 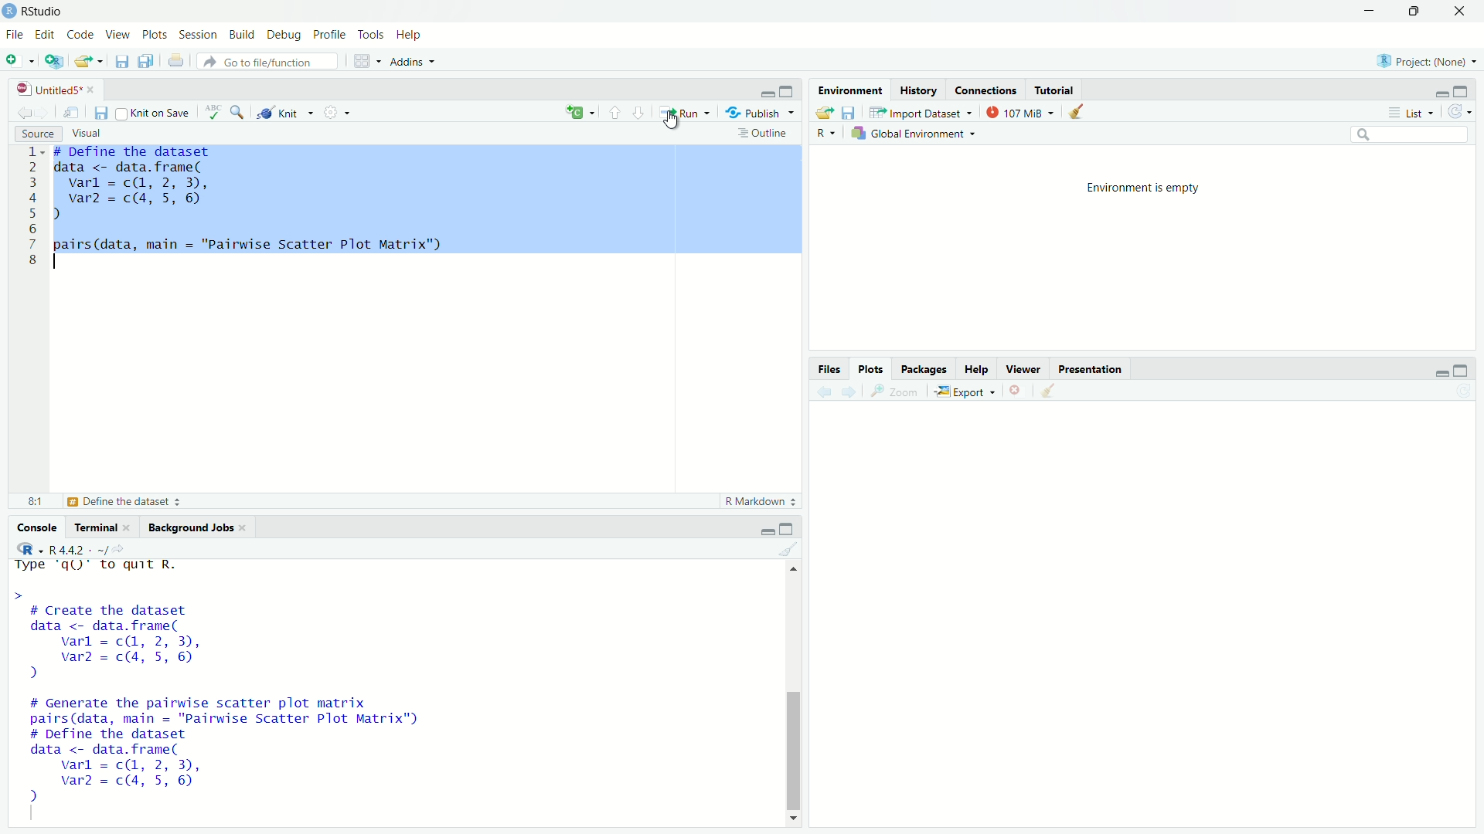 What do you see at coordinates (90, 60) in the screenshot?
I see `Open an existing file (Ctrl + O)` at bounding box center [90, 60].